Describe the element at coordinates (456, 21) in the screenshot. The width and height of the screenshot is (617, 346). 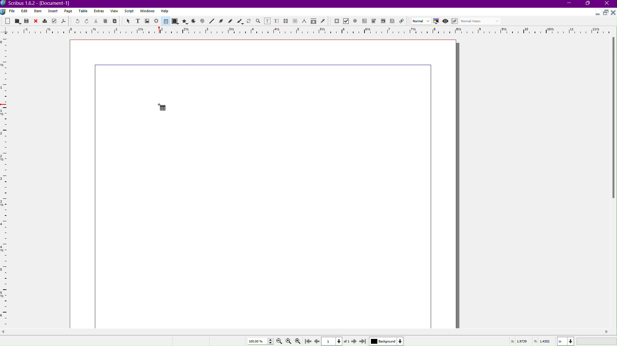
I see `Edit in Preview Mode` at that location.